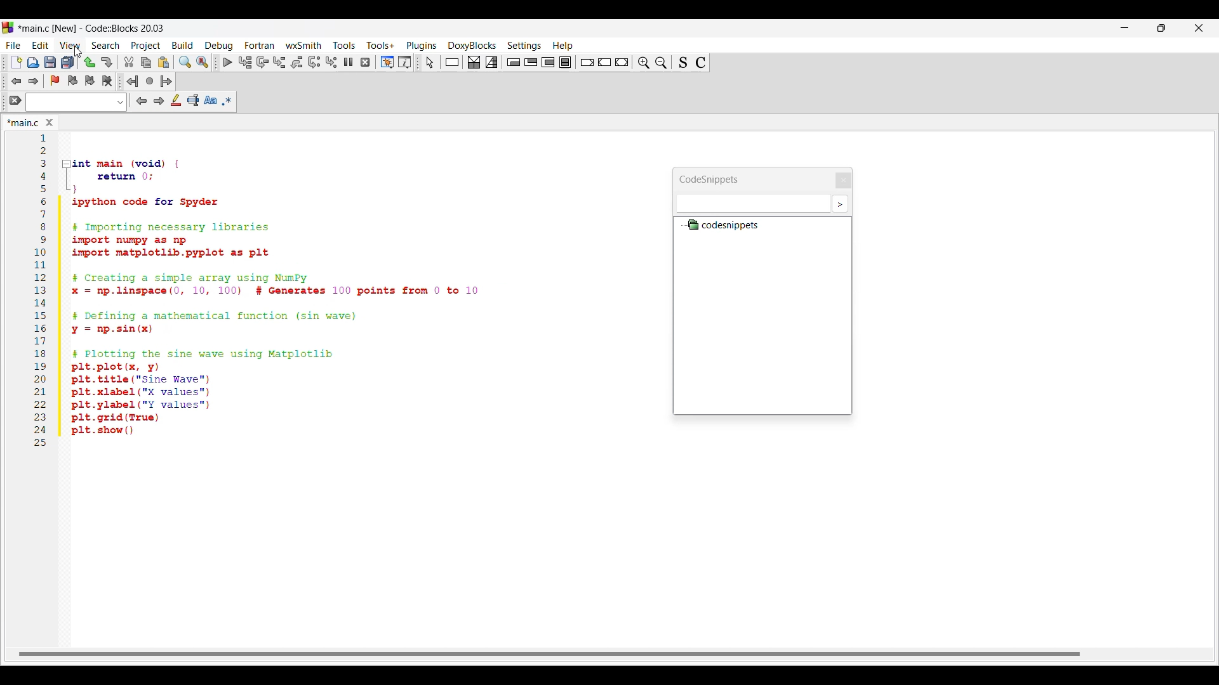 This screenshot has height=685, width=1219. I want to click on Horizontal slide bar, so click(554, 655).